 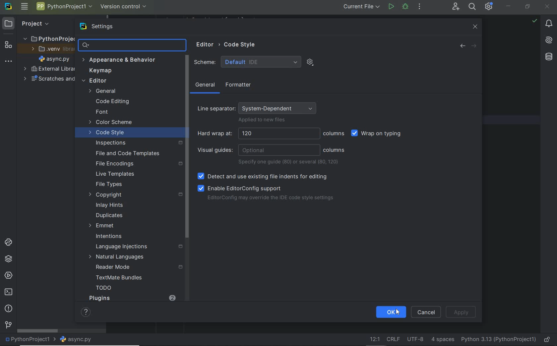 I want to click on search settings, so click(x=127, y=45).